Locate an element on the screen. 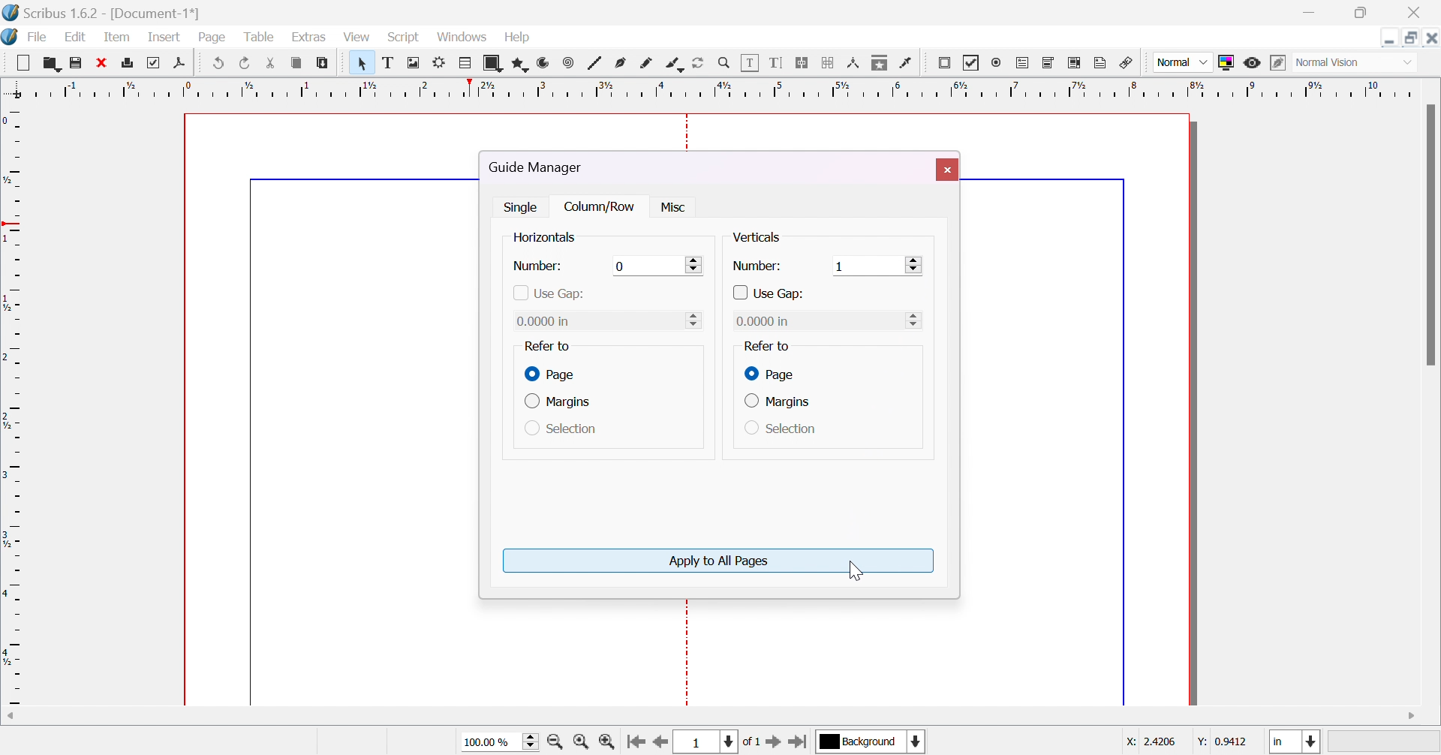 The height and width of the screenshot is (755, 1441). bezier curve is located at coordinates (621, 64).